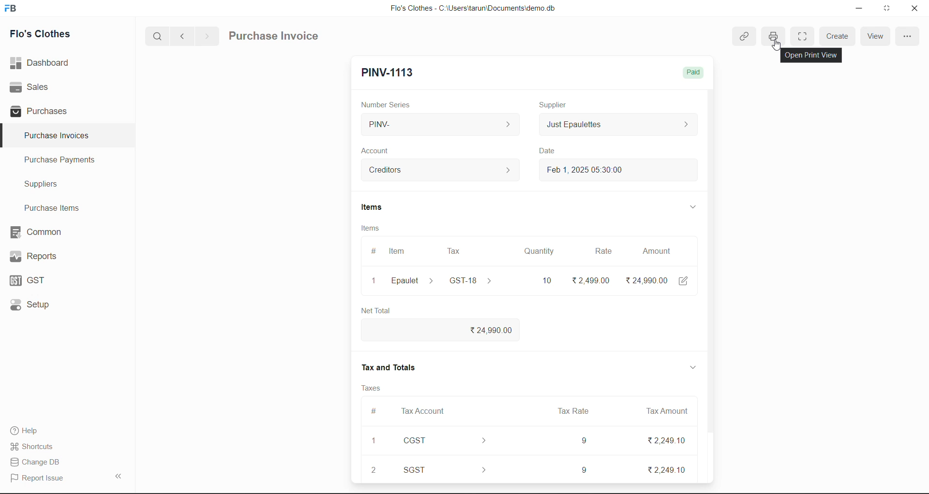  Describe the element at coordinates (540, 251) in the screenshot. I see `quantity` at that location.